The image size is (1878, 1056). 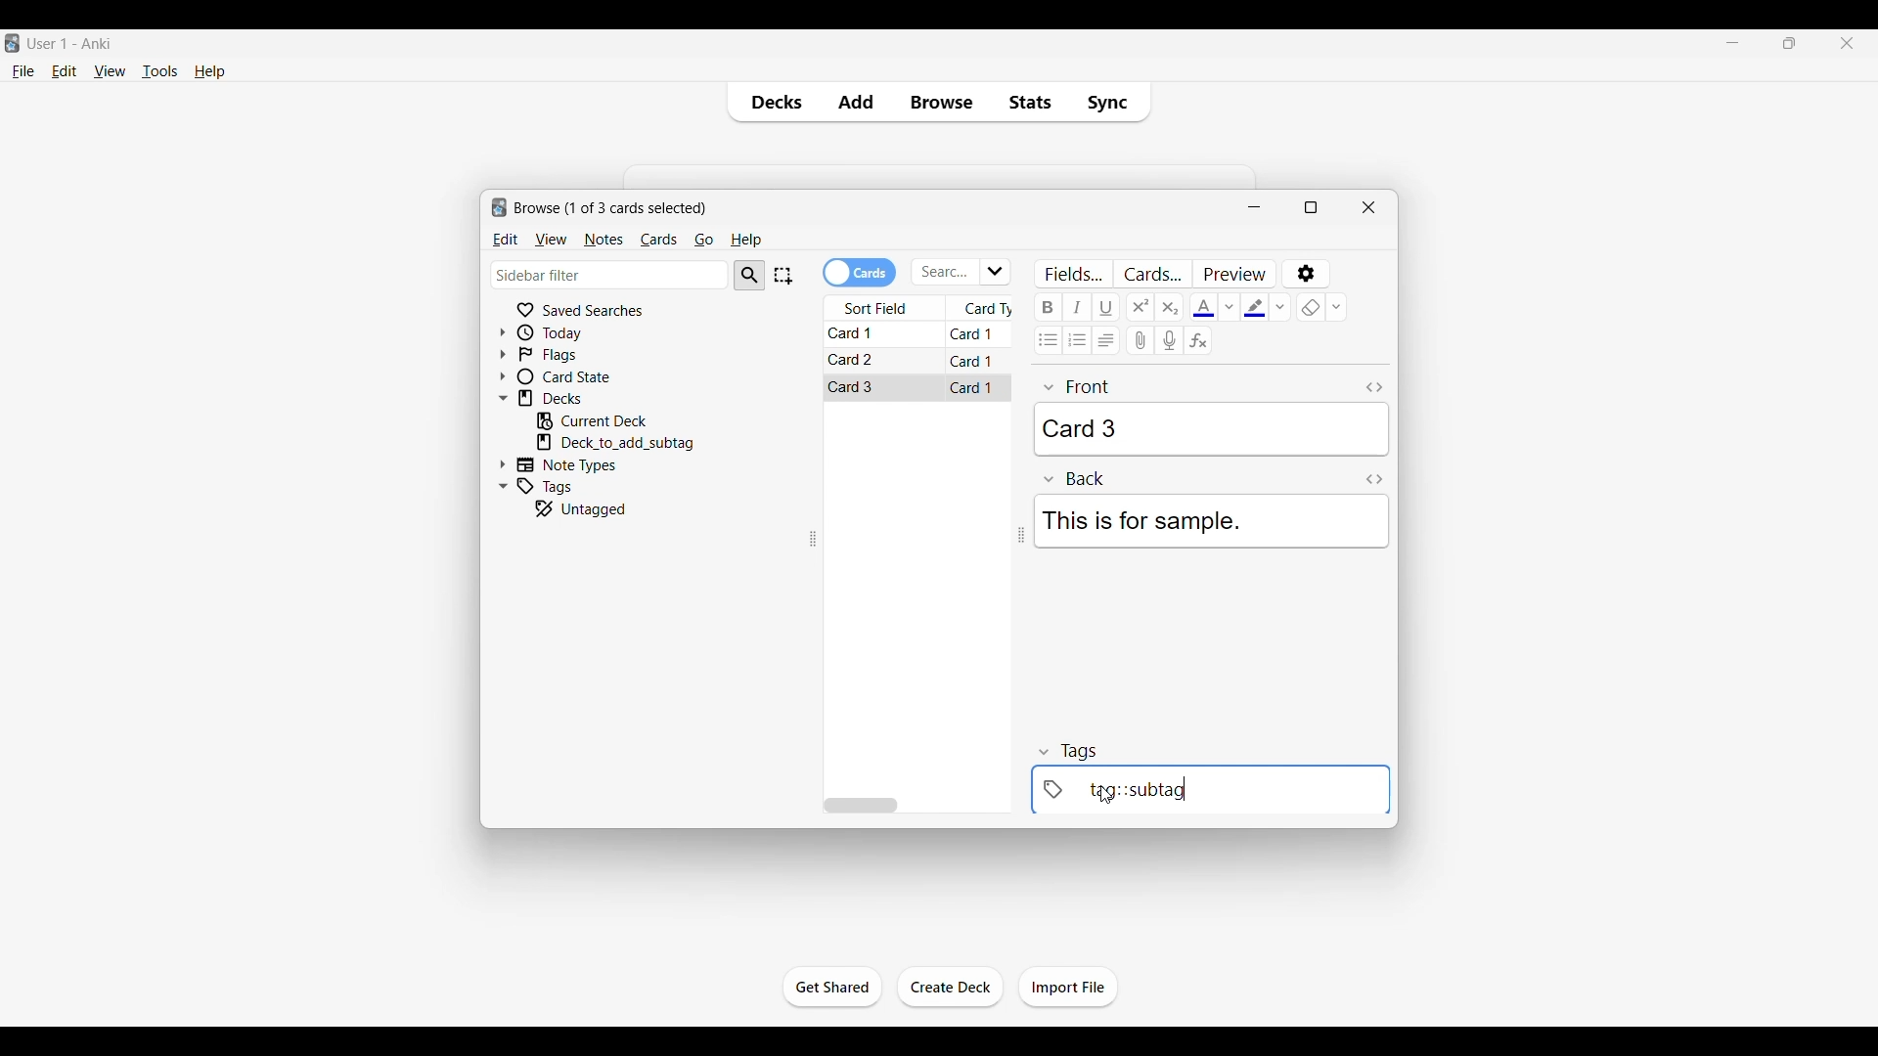 What do you see at coordinates (884, 308) in the screenshot?
I see `Sort field column` at bounding box center [884, 308].